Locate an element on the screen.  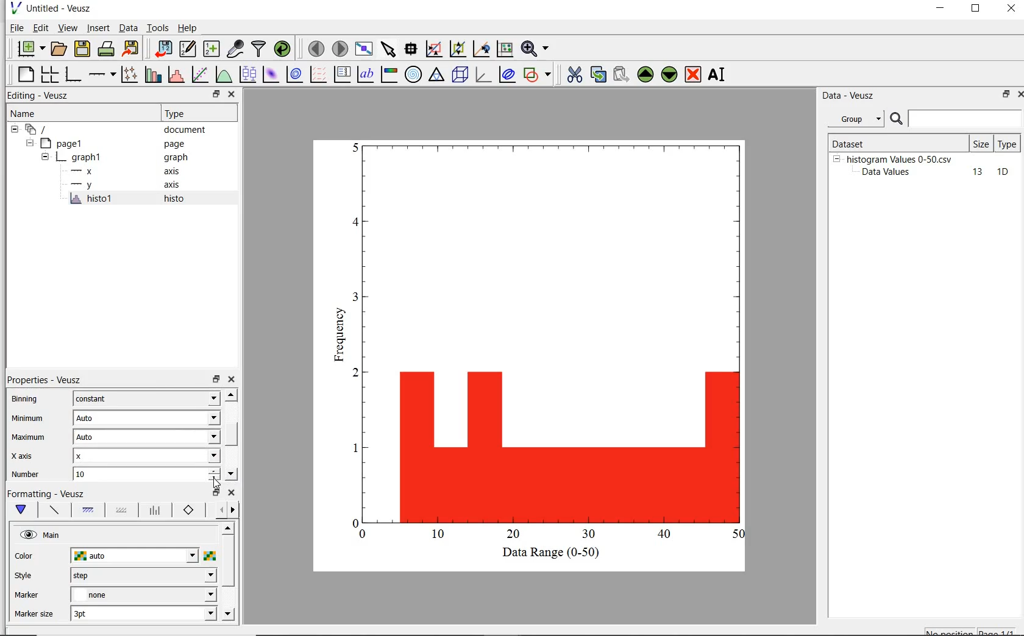
X axis is located at coordinates (27, 457).